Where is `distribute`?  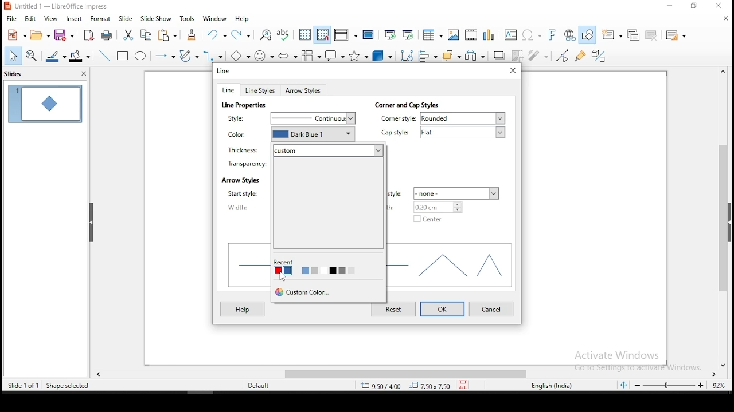 distribute is located at coordinates (475, 55).